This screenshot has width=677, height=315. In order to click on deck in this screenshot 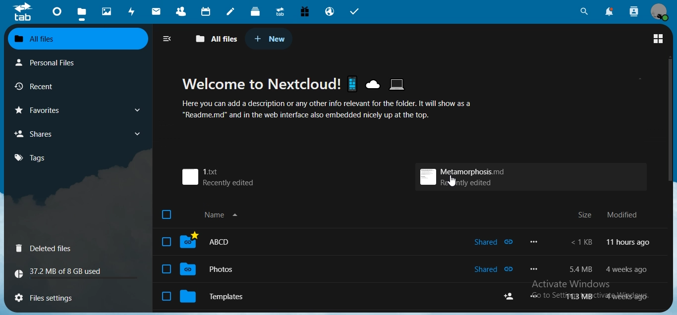, I will do `click(256, 11)`.